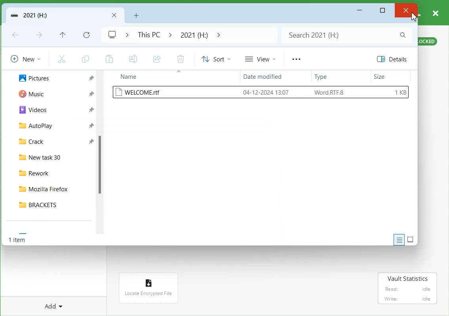 The width and height of the screenshot is (449, 316). I want to click on Share, so click(156, 59).